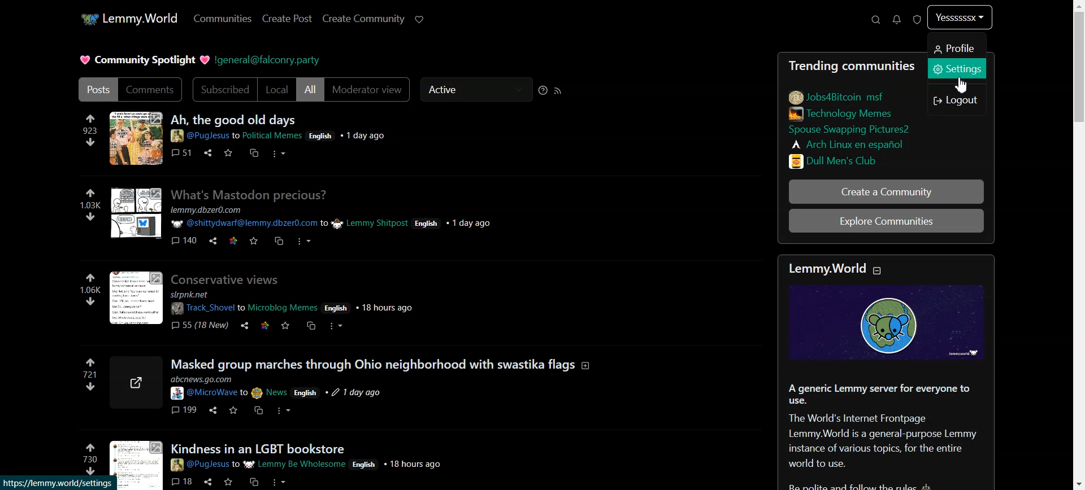 The image size is (1085, 490). What do you see at coordinates (837, 96) in the screenshot?
I see `link` at bounding box center [837, 96].